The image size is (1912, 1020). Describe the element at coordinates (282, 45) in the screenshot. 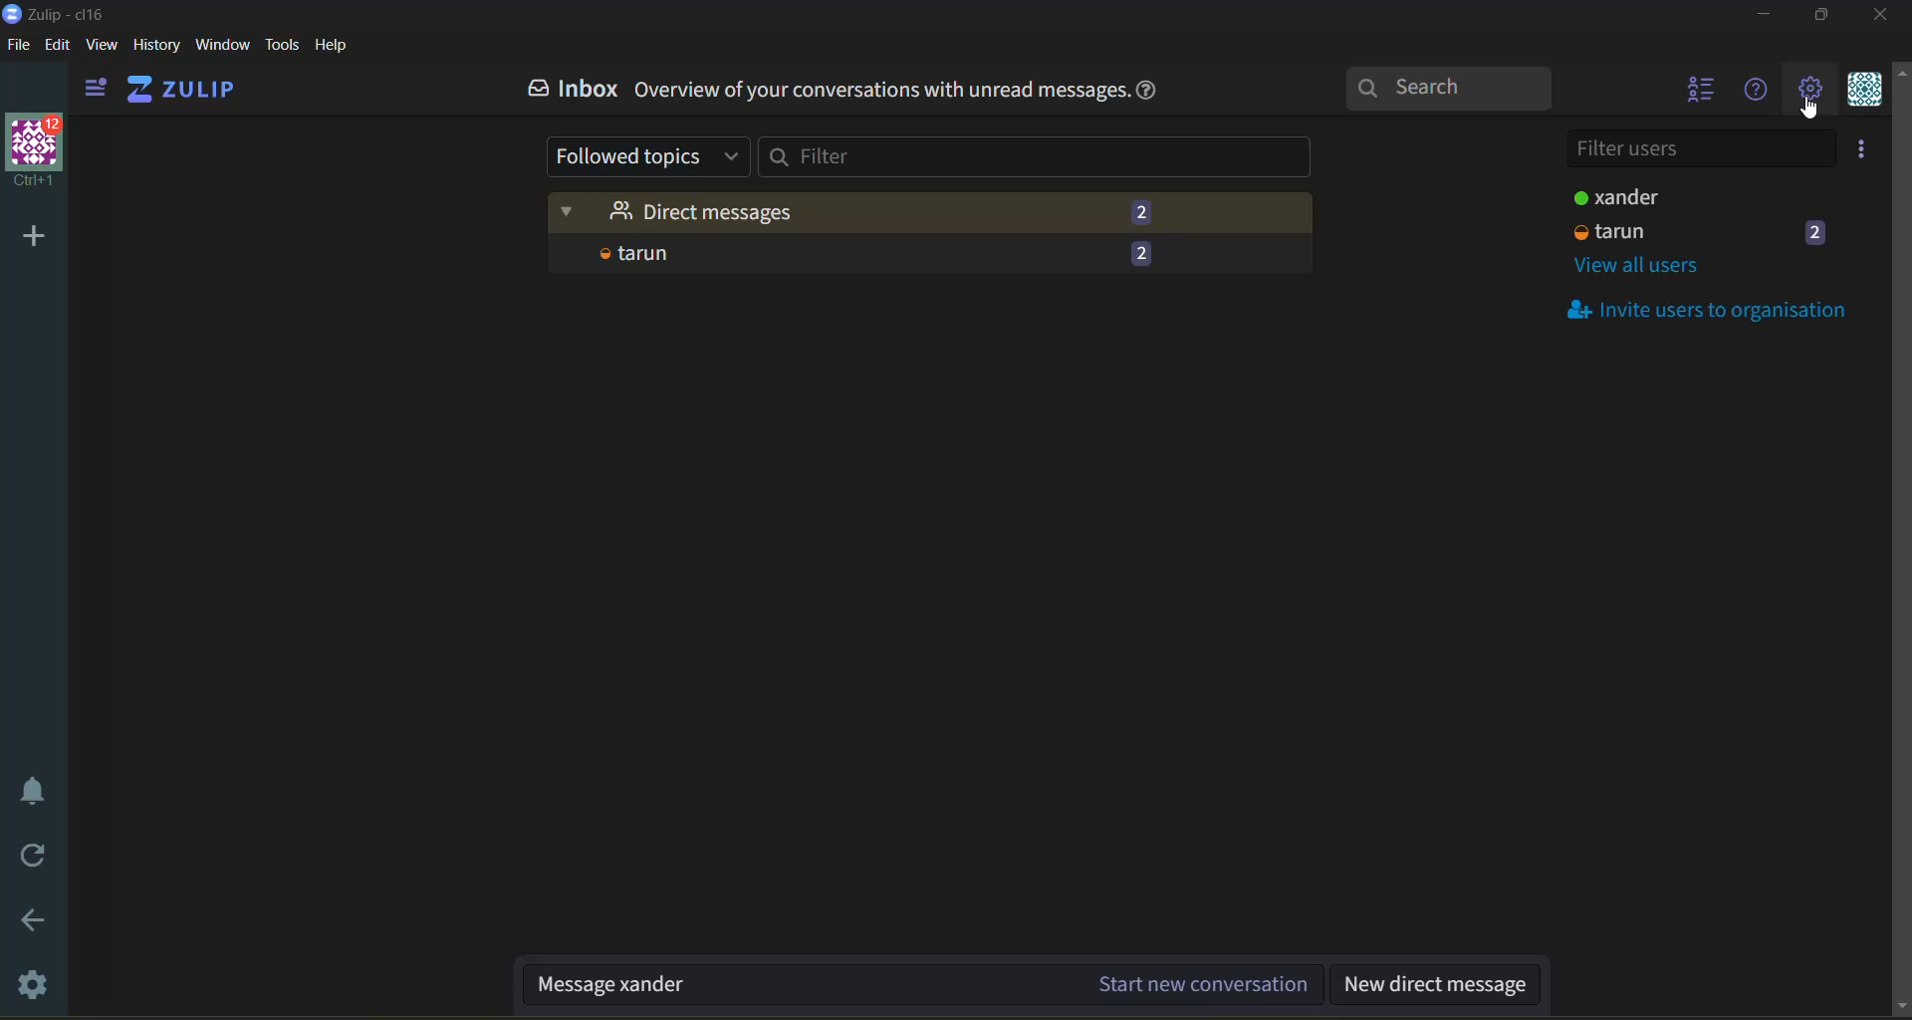

I see `tools` at that location.